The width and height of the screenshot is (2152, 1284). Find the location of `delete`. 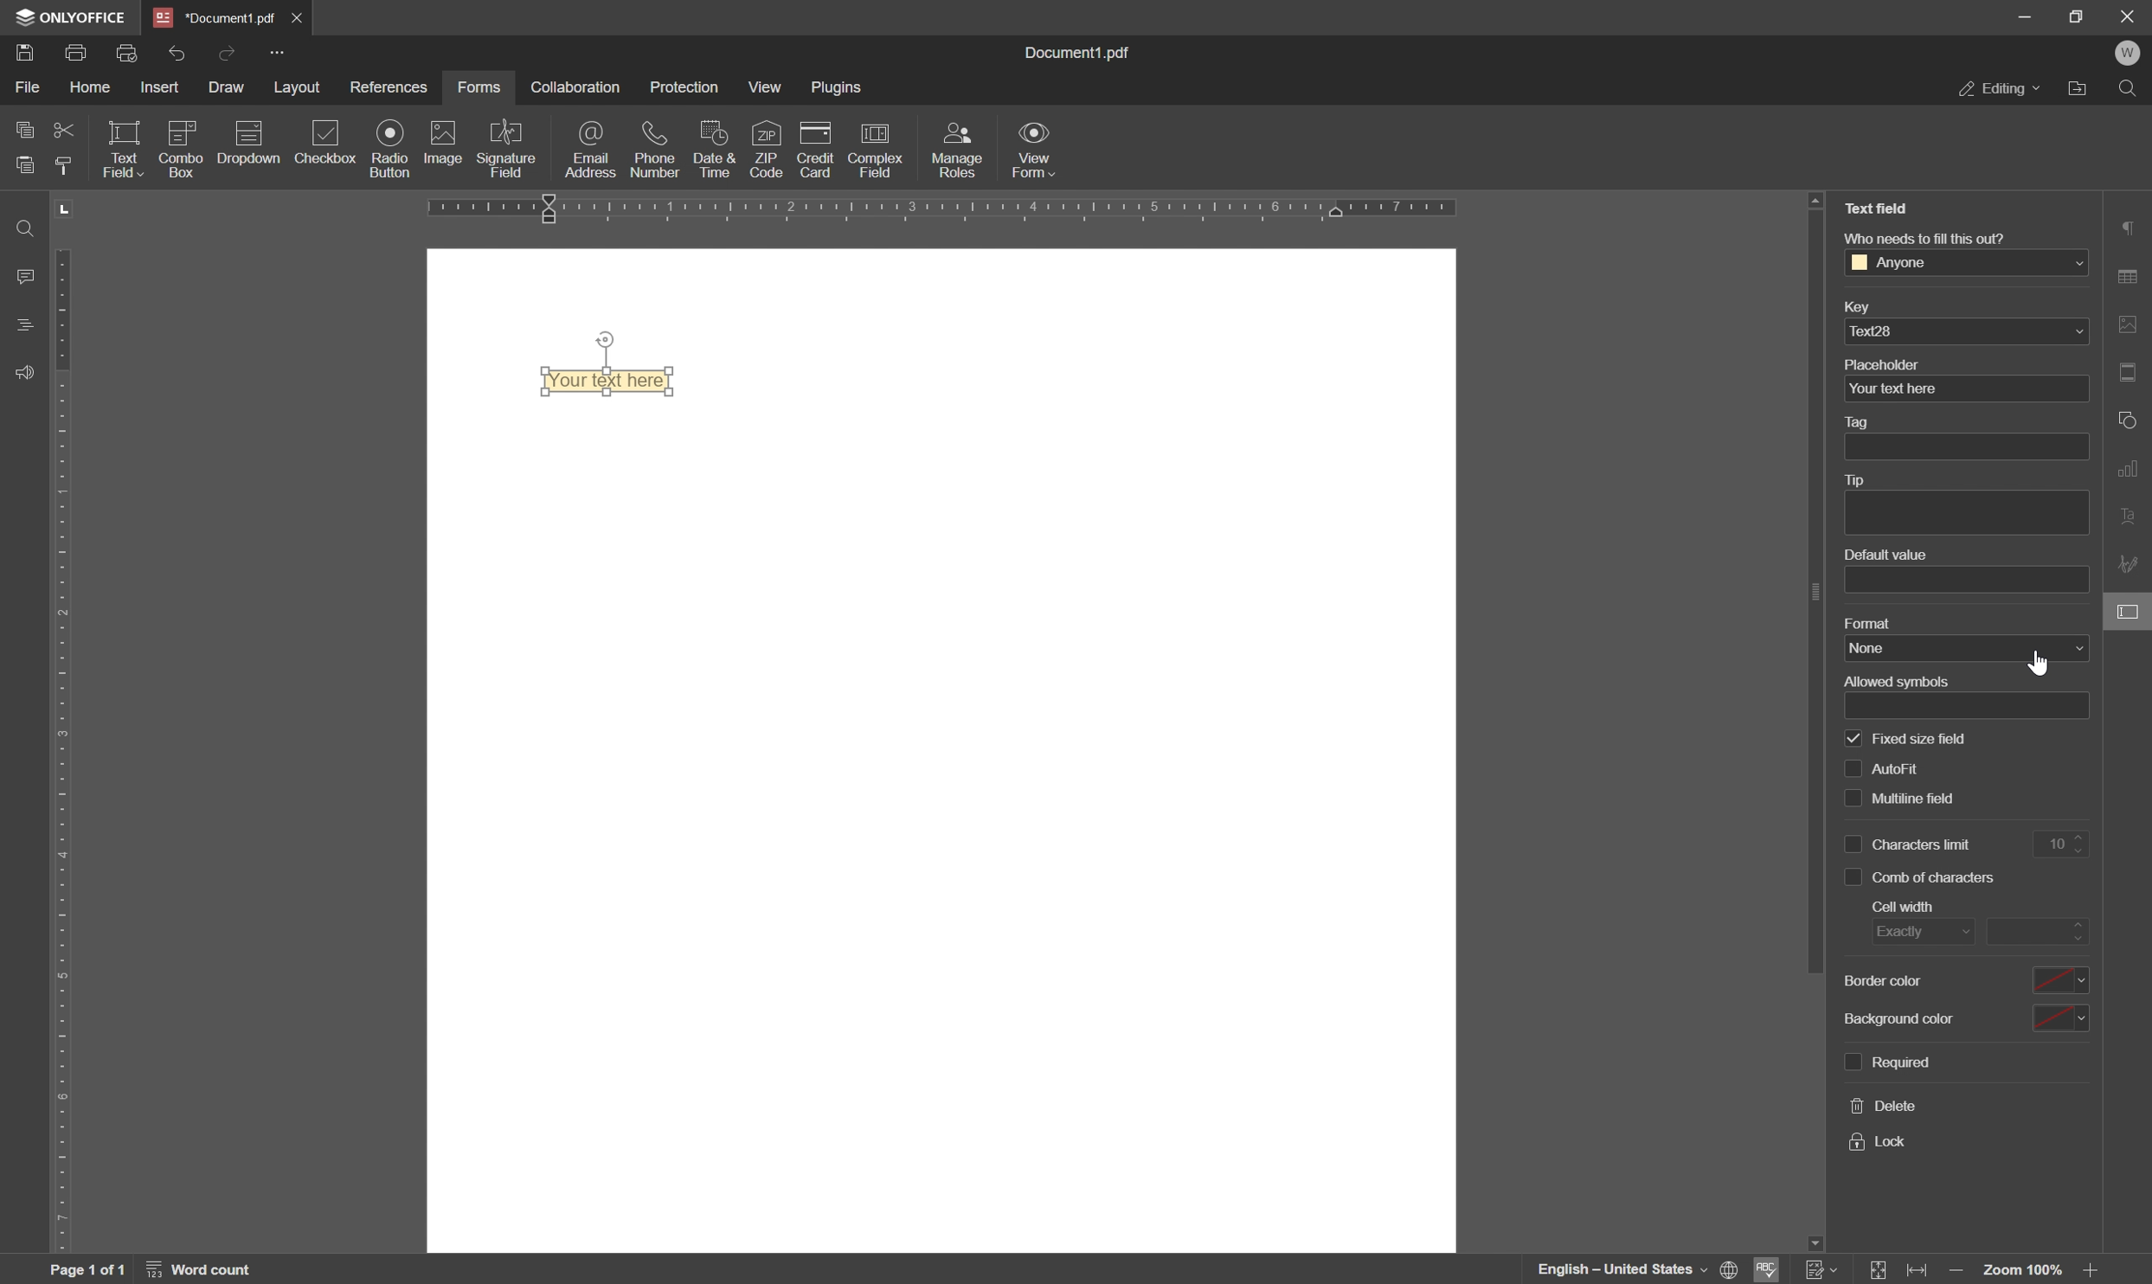

delete is located at coordinates (1878, 1107).